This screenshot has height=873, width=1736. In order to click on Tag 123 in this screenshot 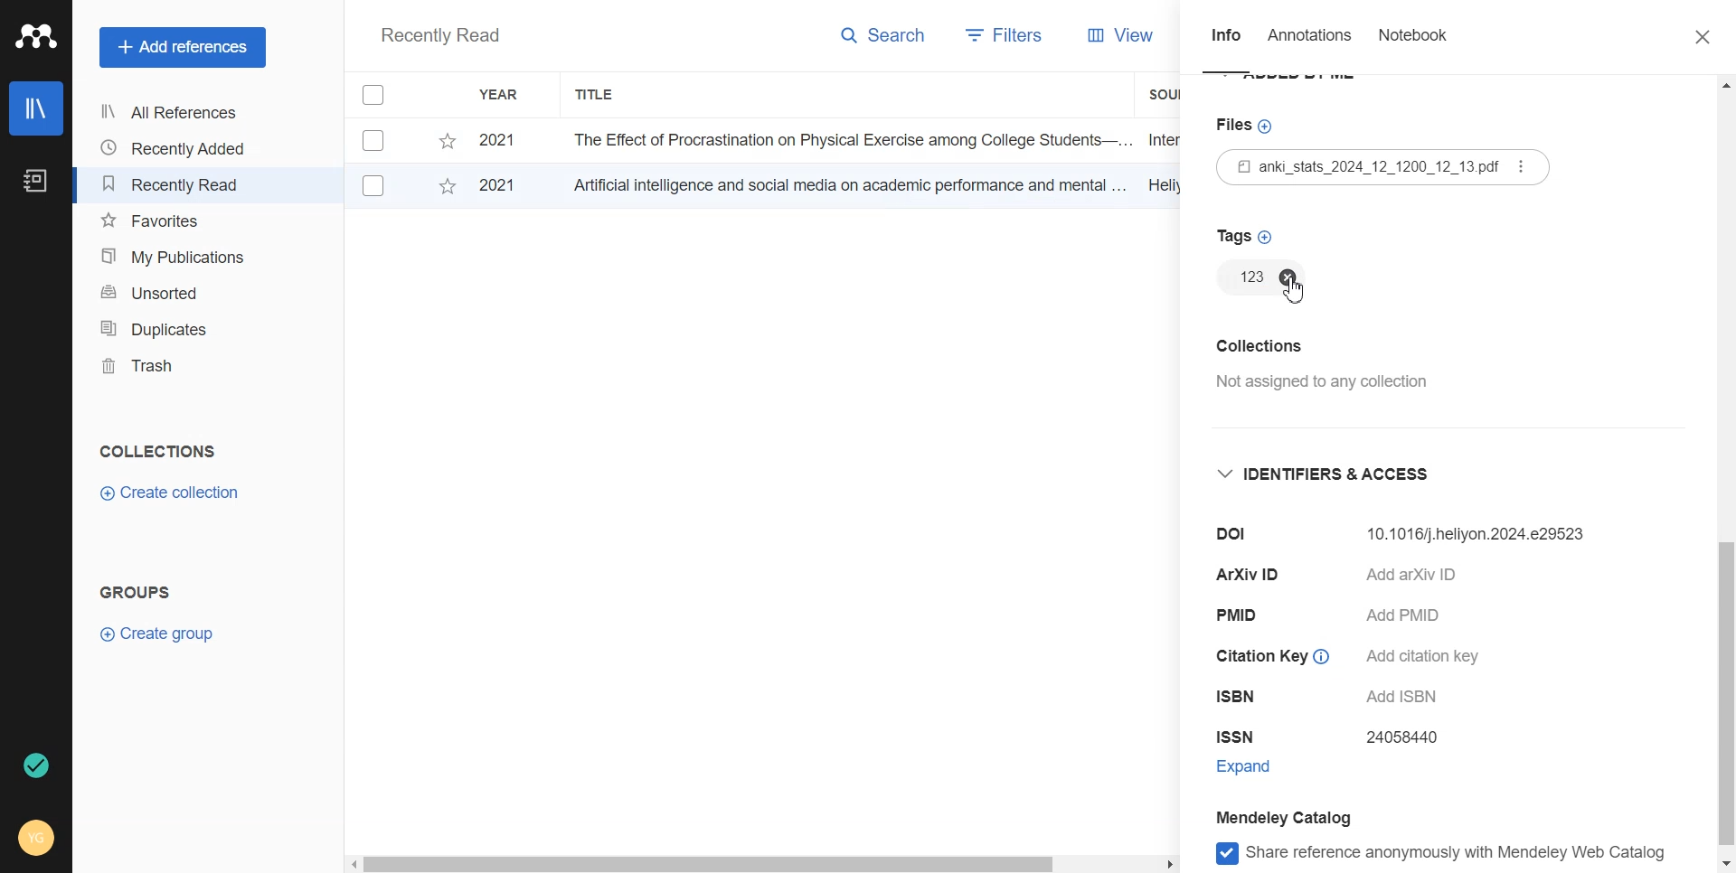, I will do `click(1245, 277)`.